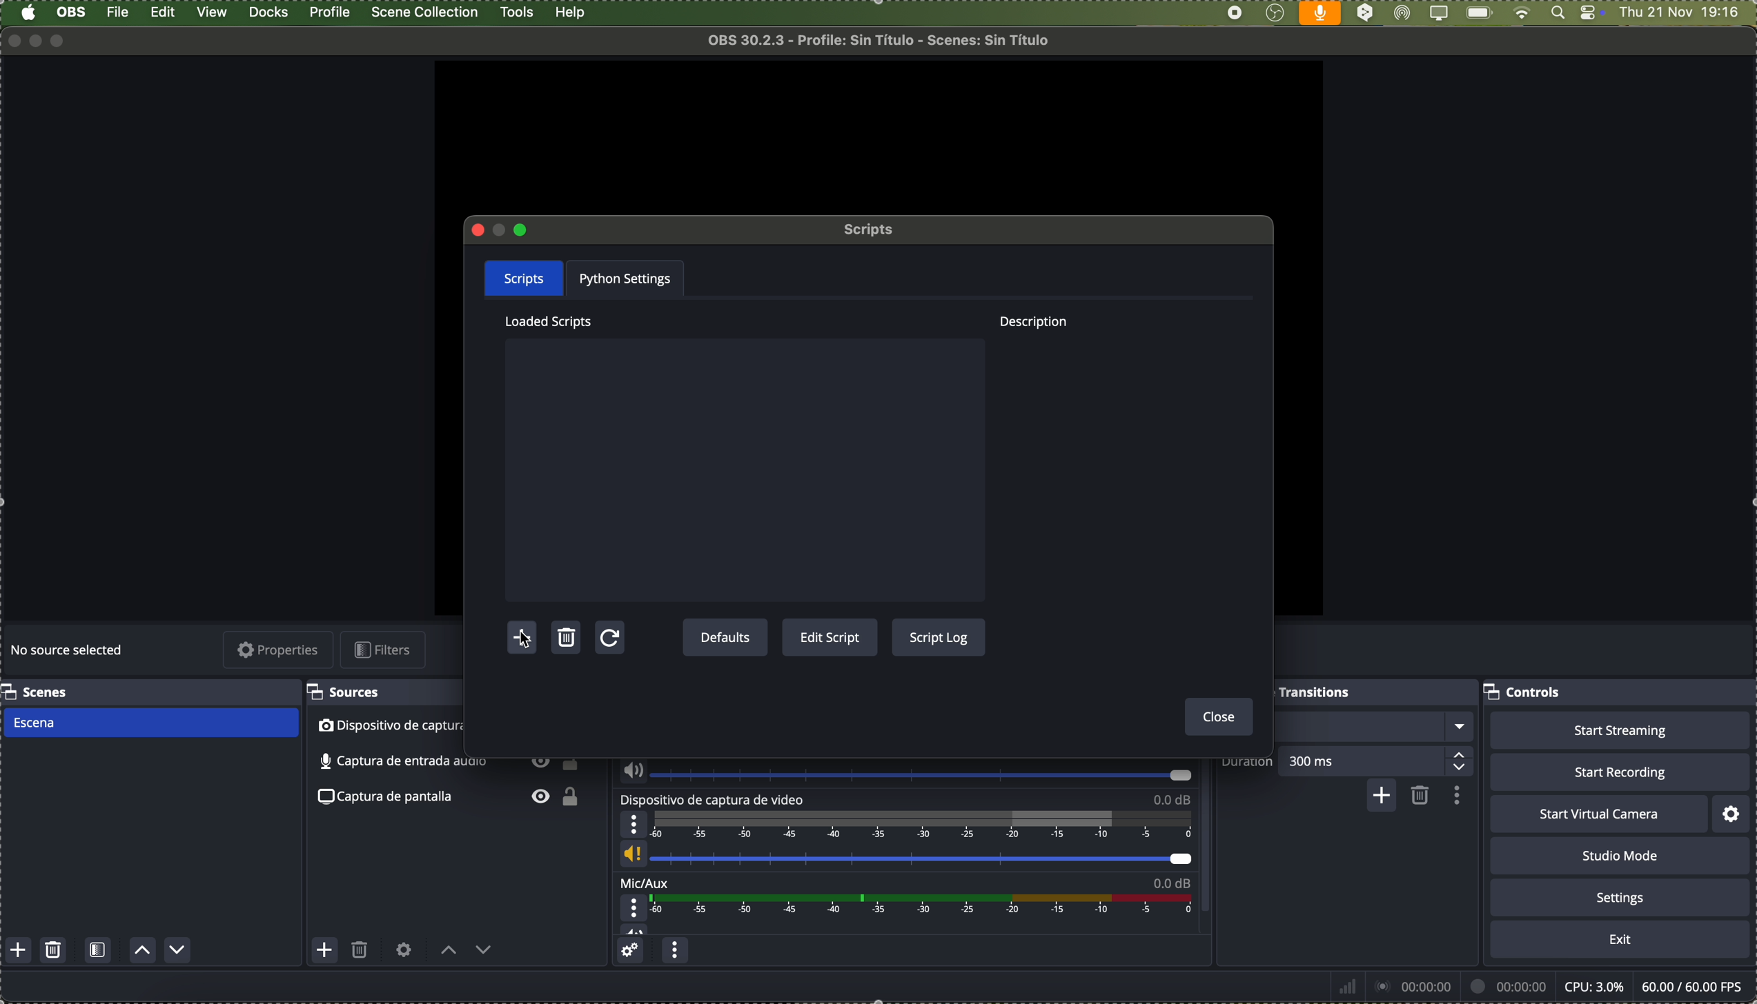 This screenshot has height=1004, width=1757. Describe the element at coordinates (830, 639) in the screenshot. I see `edit script button` at that location.